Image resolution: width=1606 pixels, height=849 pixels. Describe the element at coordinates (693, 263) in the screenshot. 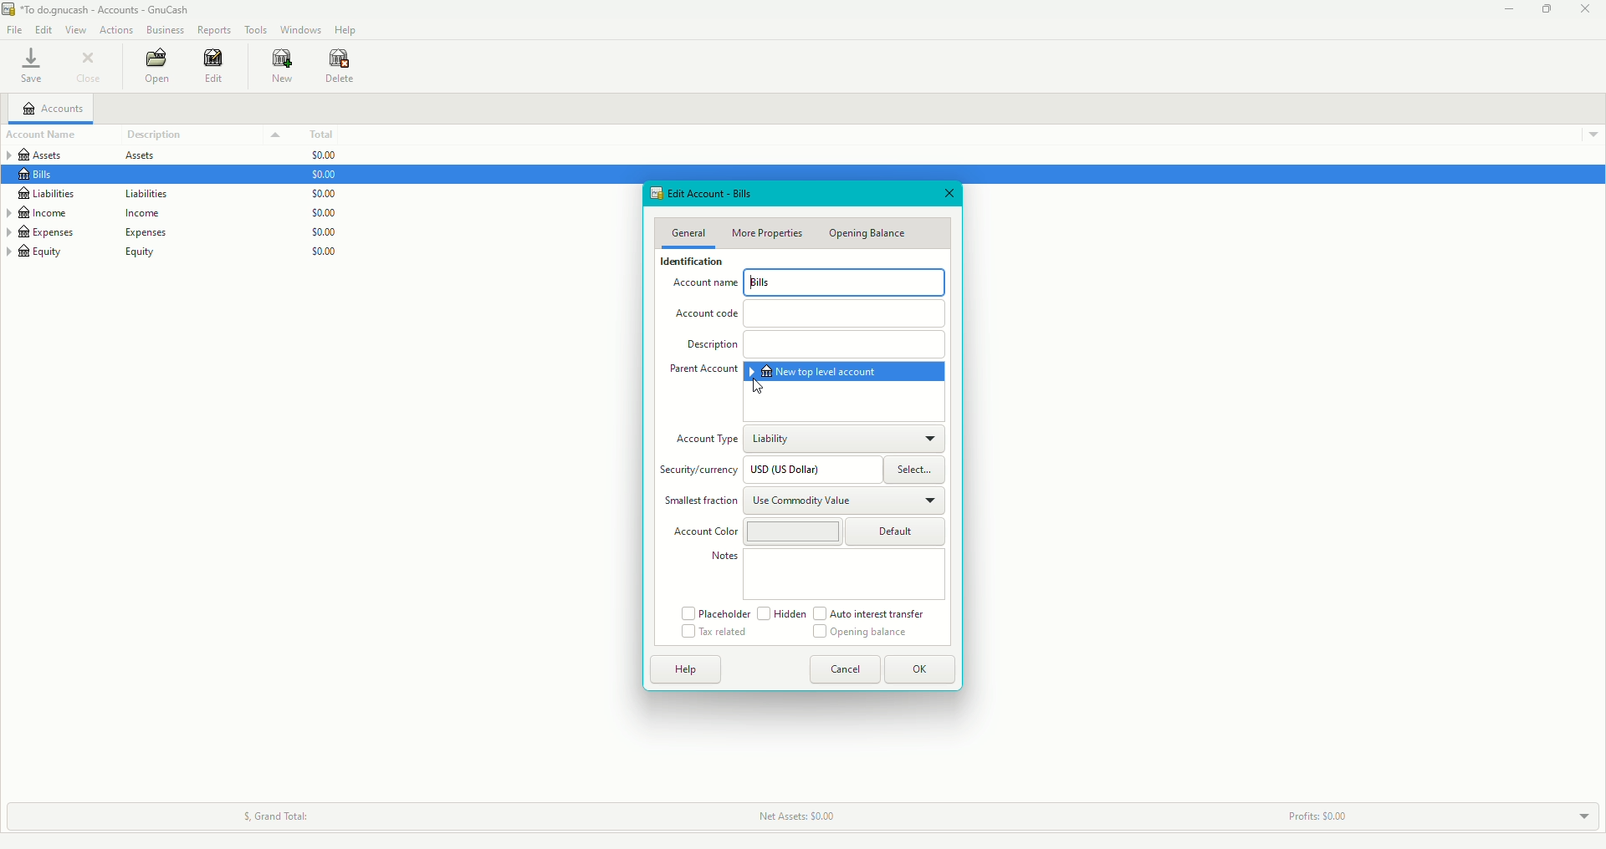

I see `Identification` at that location.